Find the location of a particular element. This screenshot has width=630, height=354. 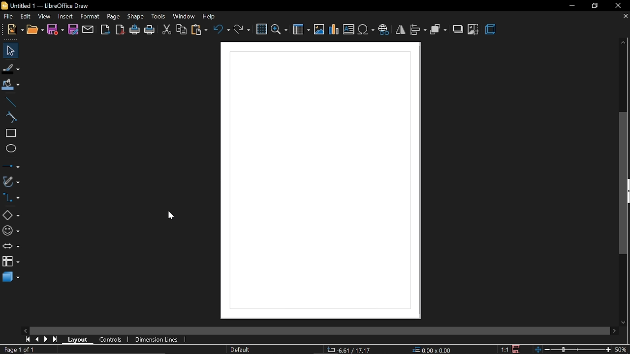

0.00 x 0.00 - position is located at coordinates (433, 349).